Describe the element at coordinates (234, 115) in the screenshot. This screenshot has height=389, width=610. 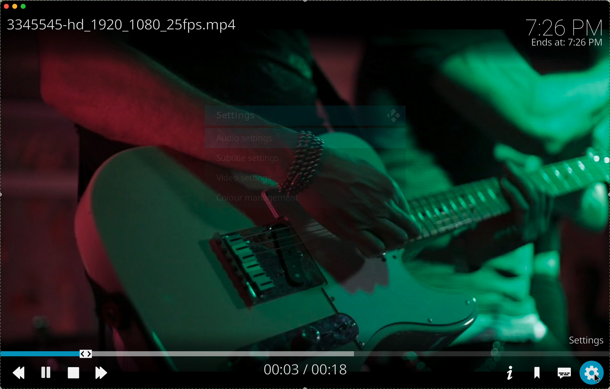
I see `settings` at that location.